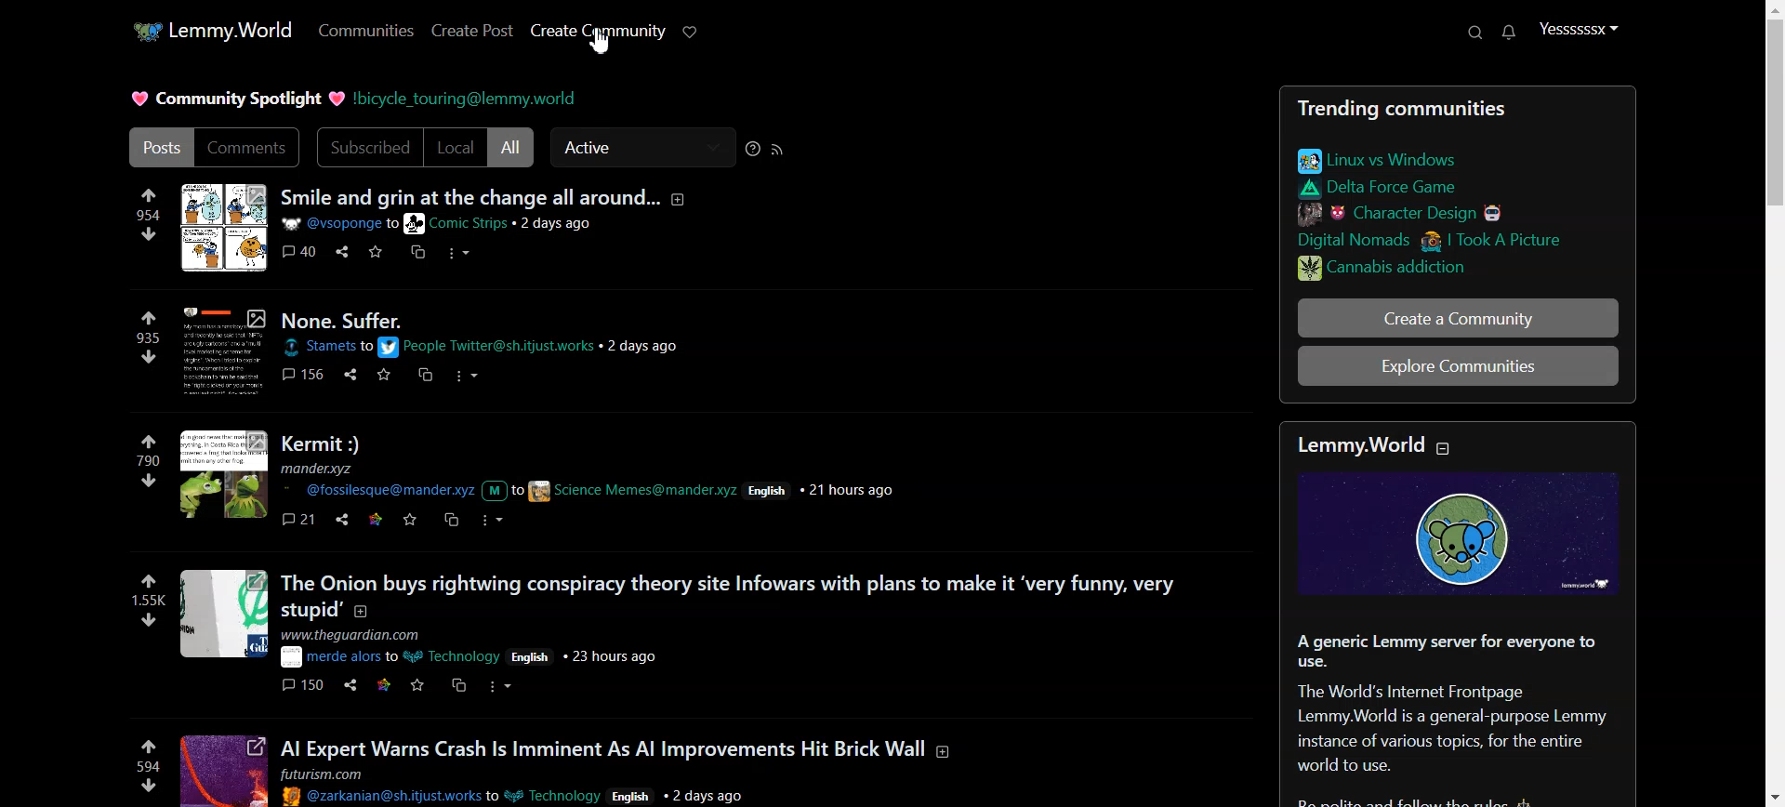  I want to click on Unread message, so click(1507, 33).